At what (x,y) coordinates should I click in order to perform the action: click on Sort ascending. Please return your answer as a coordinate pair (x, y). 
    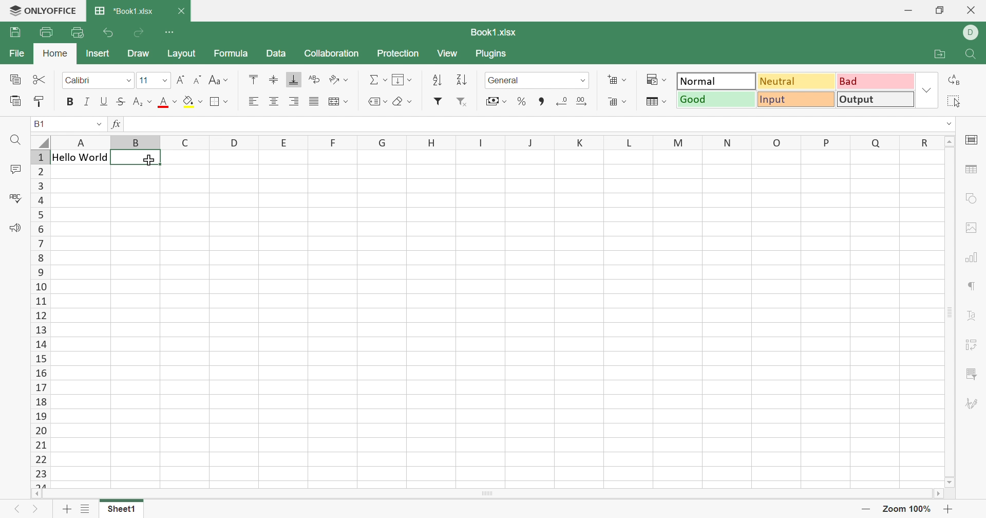
    Looking at the image, I should click on (437, 79).